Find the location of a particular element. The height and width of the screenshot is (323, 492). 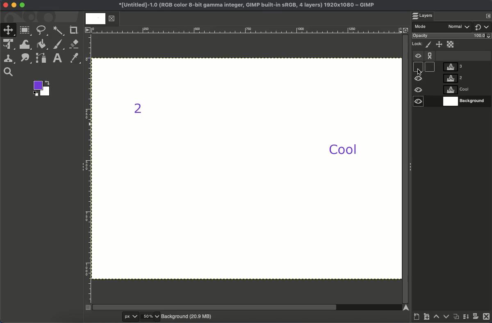

Layers is located at coordinates (426, 16).